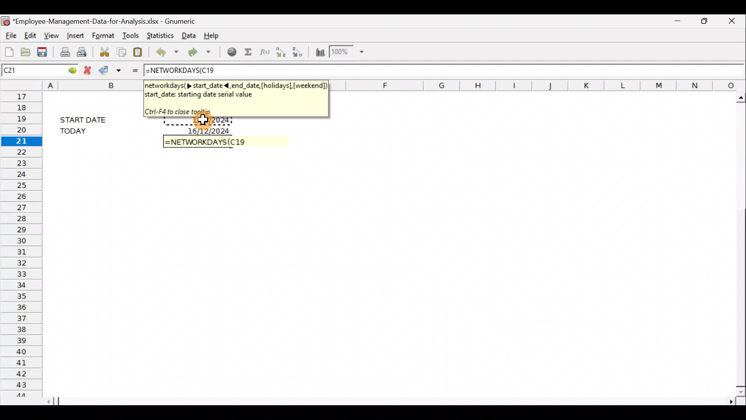 Image resolution: width=746 pixels, height=420 pixels. I want to click on Zoom, so click(348, 52).